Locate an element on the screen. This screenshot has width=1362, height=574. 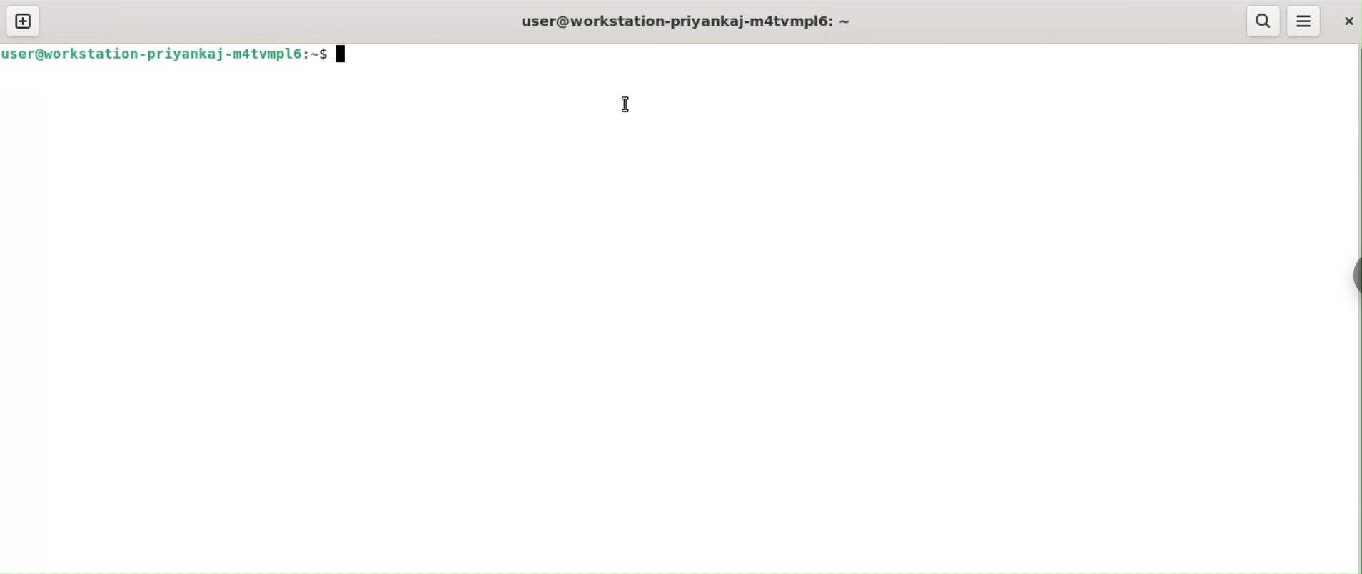
user@workstation-priyankaj-m4tvmpl6:~$ is located at coordinates (171, 54).